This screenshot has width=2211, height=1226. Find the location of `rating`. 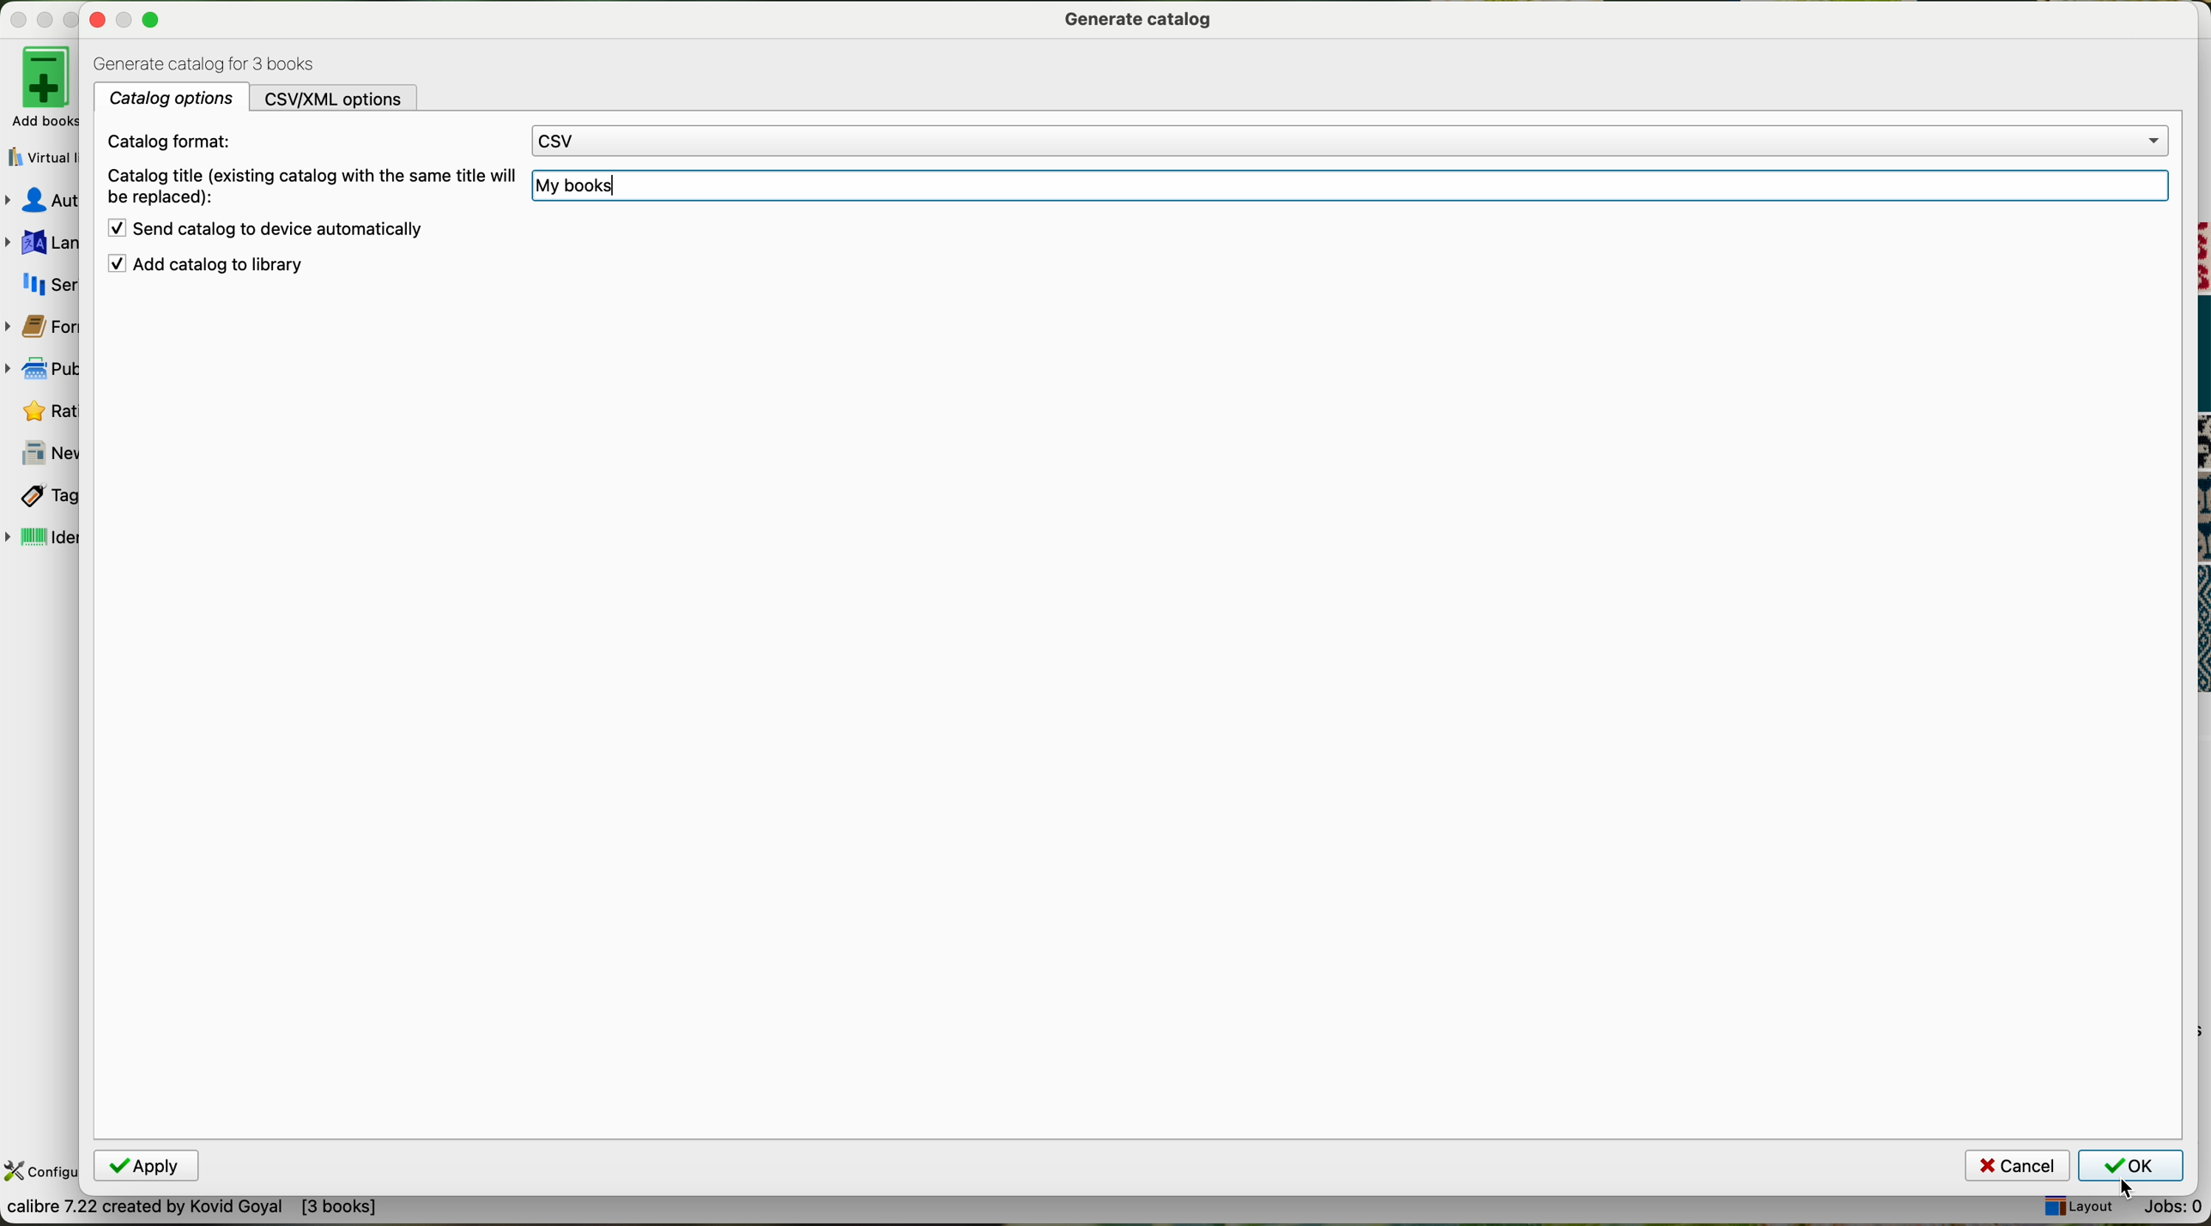

rating is located at coordinates (44, 412).